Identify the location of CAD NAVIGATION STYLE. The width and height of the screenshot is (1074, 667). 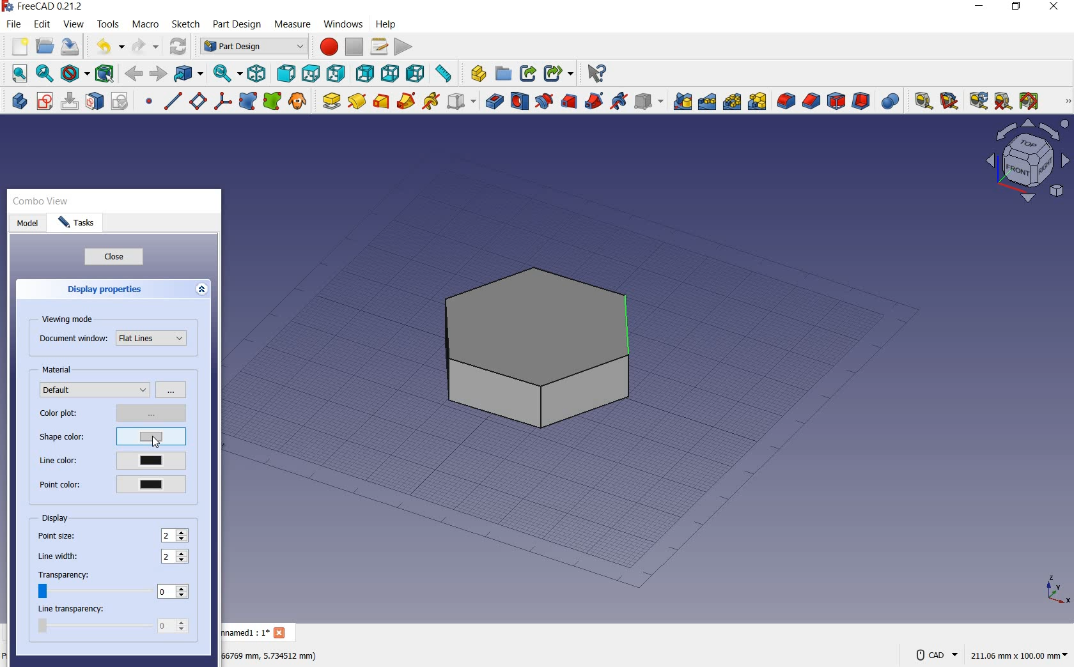
(933, 655).